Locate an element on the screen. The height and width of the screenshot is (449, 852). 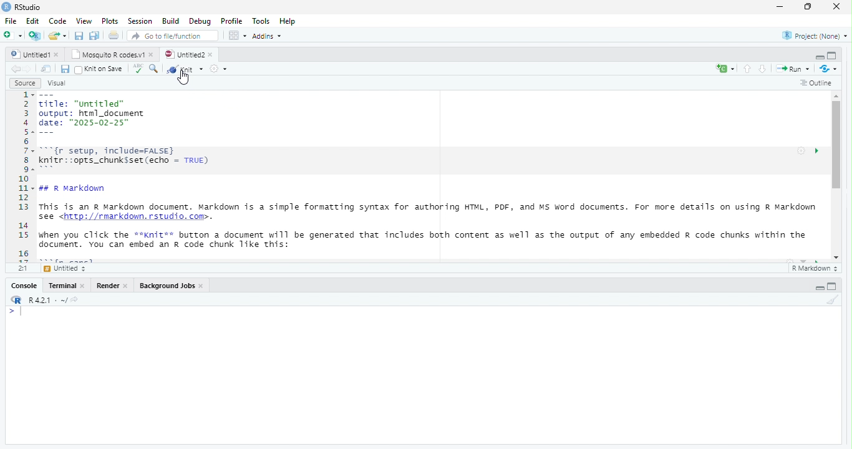
Code is located at coordinates (59, 21).